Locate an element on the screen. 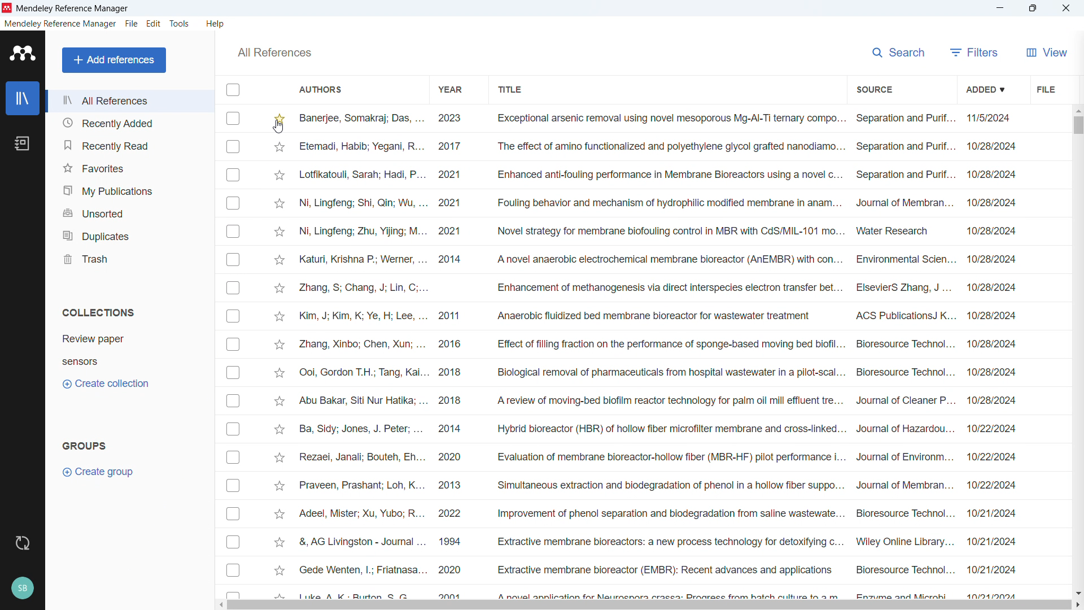 The image size is (1084, 610). Unsorted  is located at coordinates (130, 211).